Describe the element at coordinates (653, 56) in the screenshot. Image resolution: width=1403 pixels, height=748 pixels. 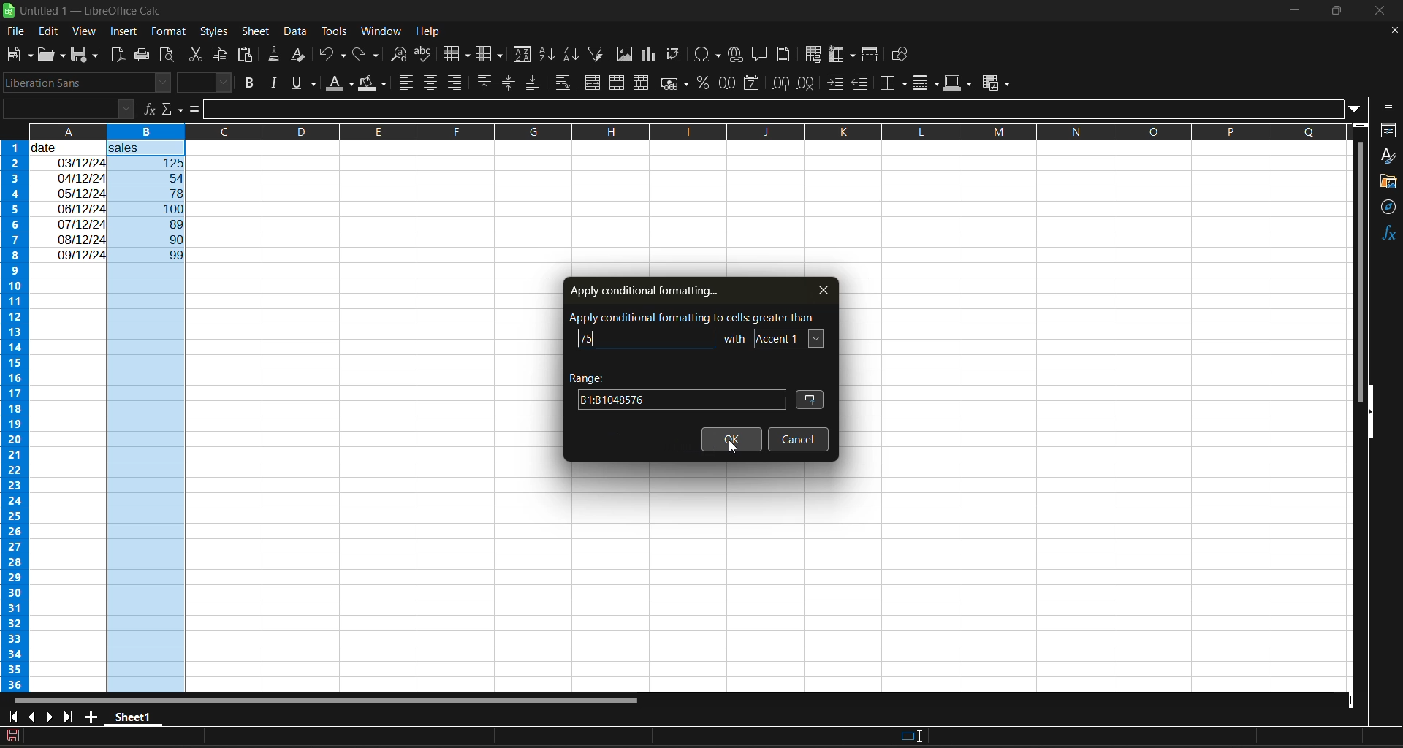
I see `insert chart` at that location.